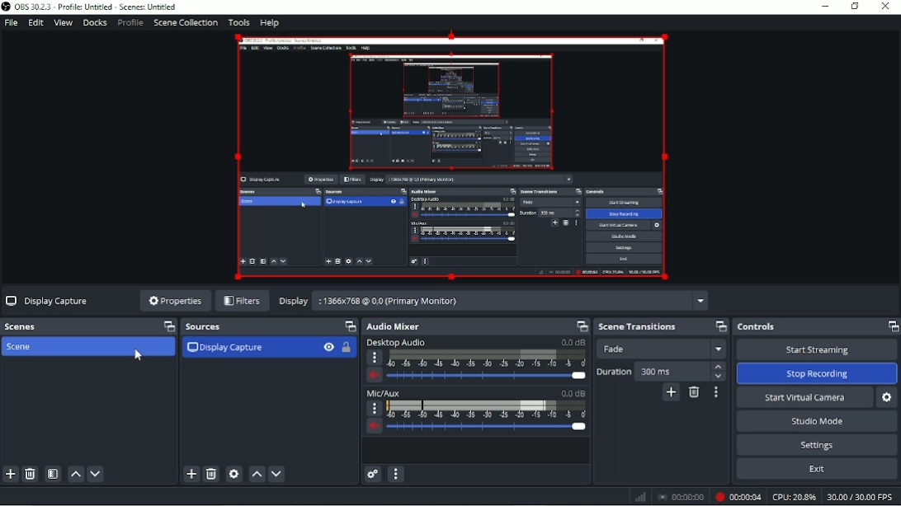 Image resolution: width=901 pixels, height=506 pixels. What do you see at coordinates (12, 23) in the screenshot?
I see `File` at bounding box center [12, 23].